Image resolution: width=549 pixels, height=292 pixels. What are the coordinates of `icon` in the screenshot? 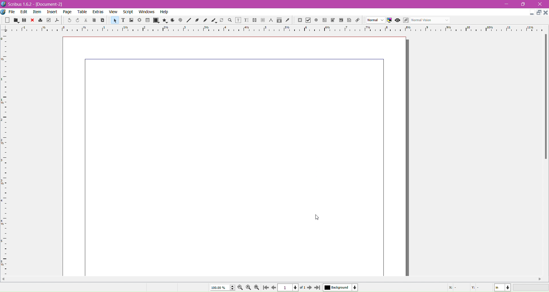 It's located at (139, 19).